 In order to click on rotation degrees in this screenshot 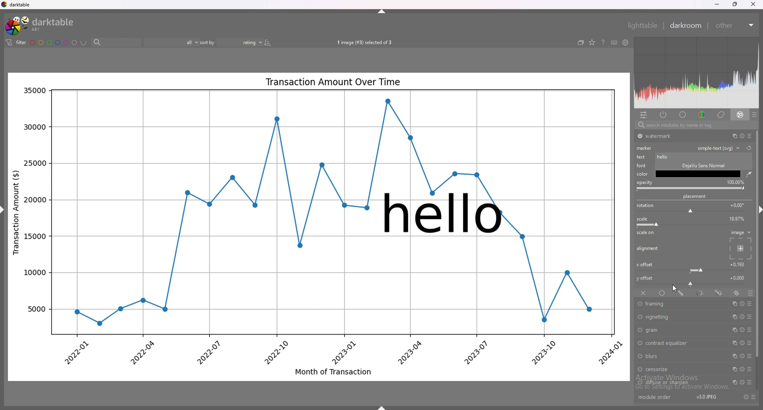, I will do `click(738, 205)`.